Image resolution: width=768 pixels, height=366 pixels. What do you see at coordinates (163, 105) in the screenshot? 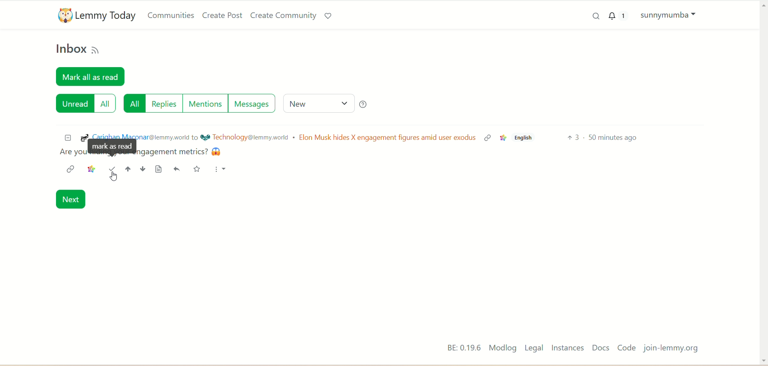
I see `replies` at bounding box center [163, 105].